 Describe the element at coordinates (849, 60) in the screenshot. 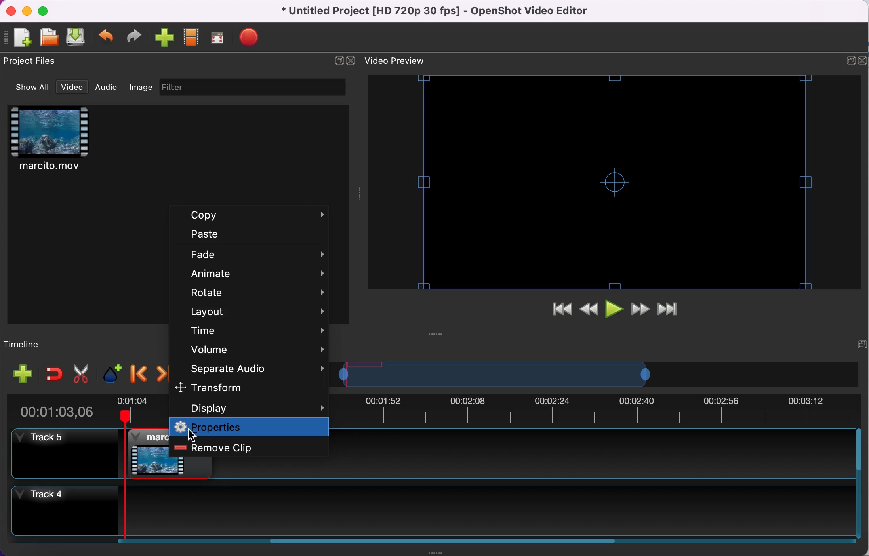

I see `expand/hide` at that location.